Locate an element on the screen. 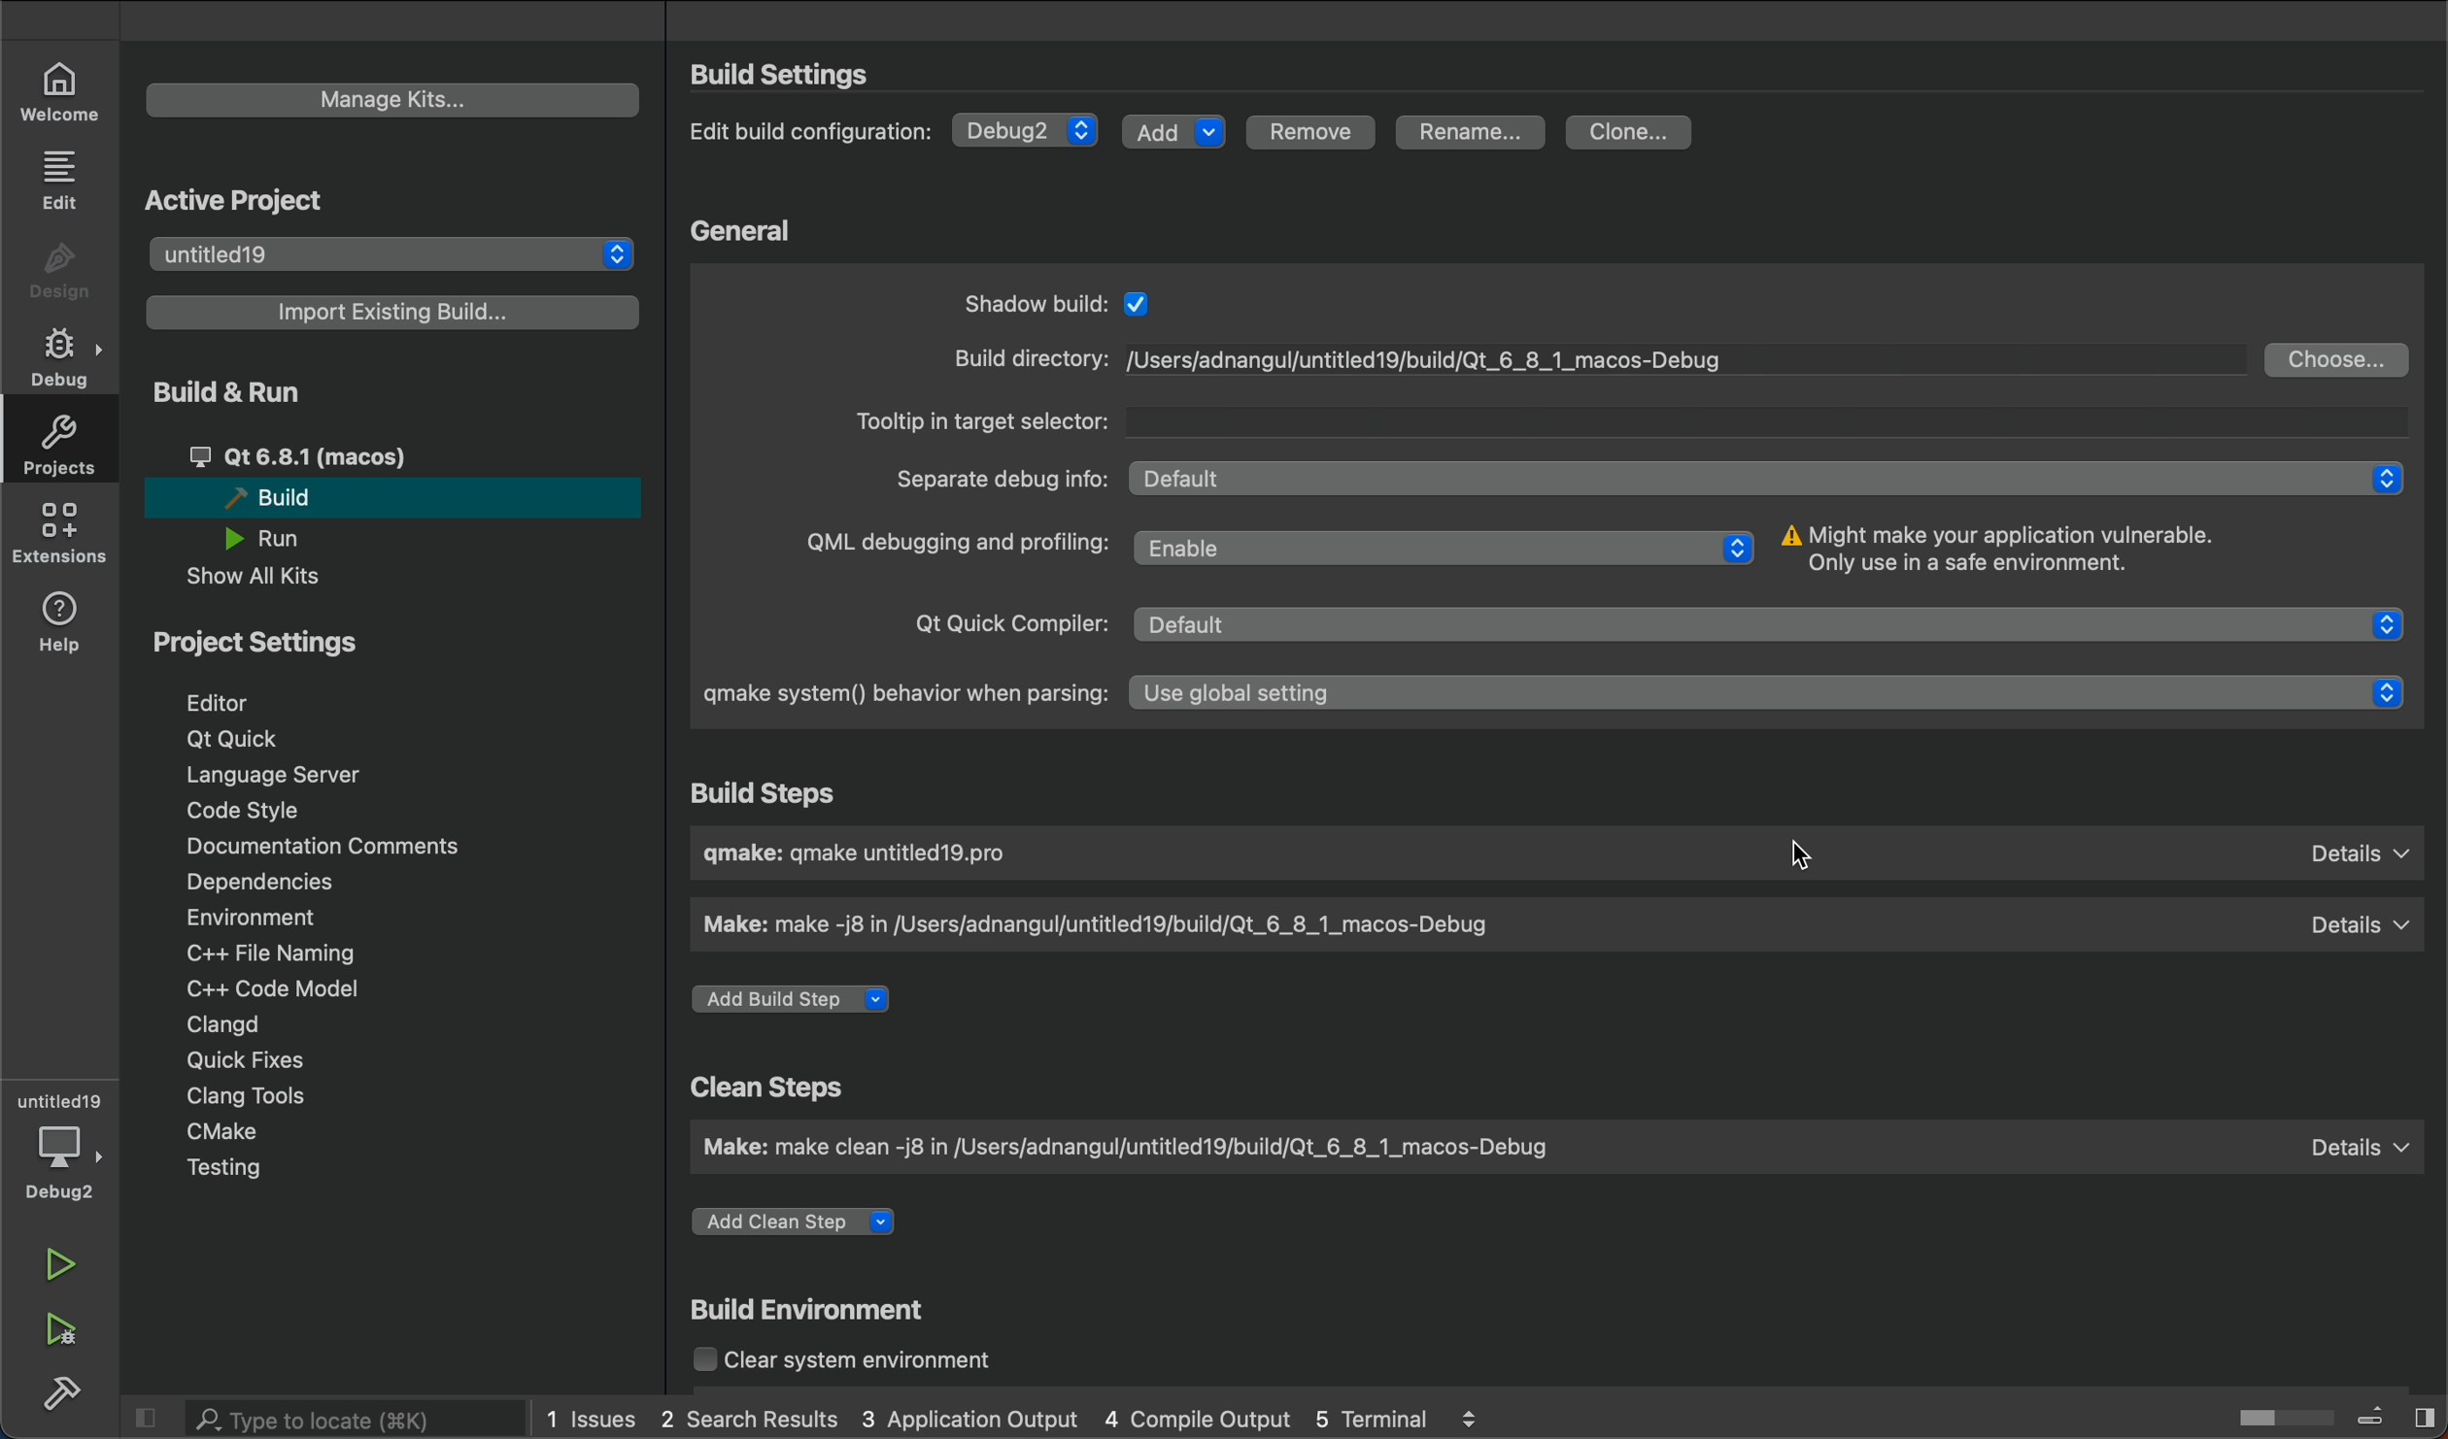  manage kits is located at coordinates (393, 100).